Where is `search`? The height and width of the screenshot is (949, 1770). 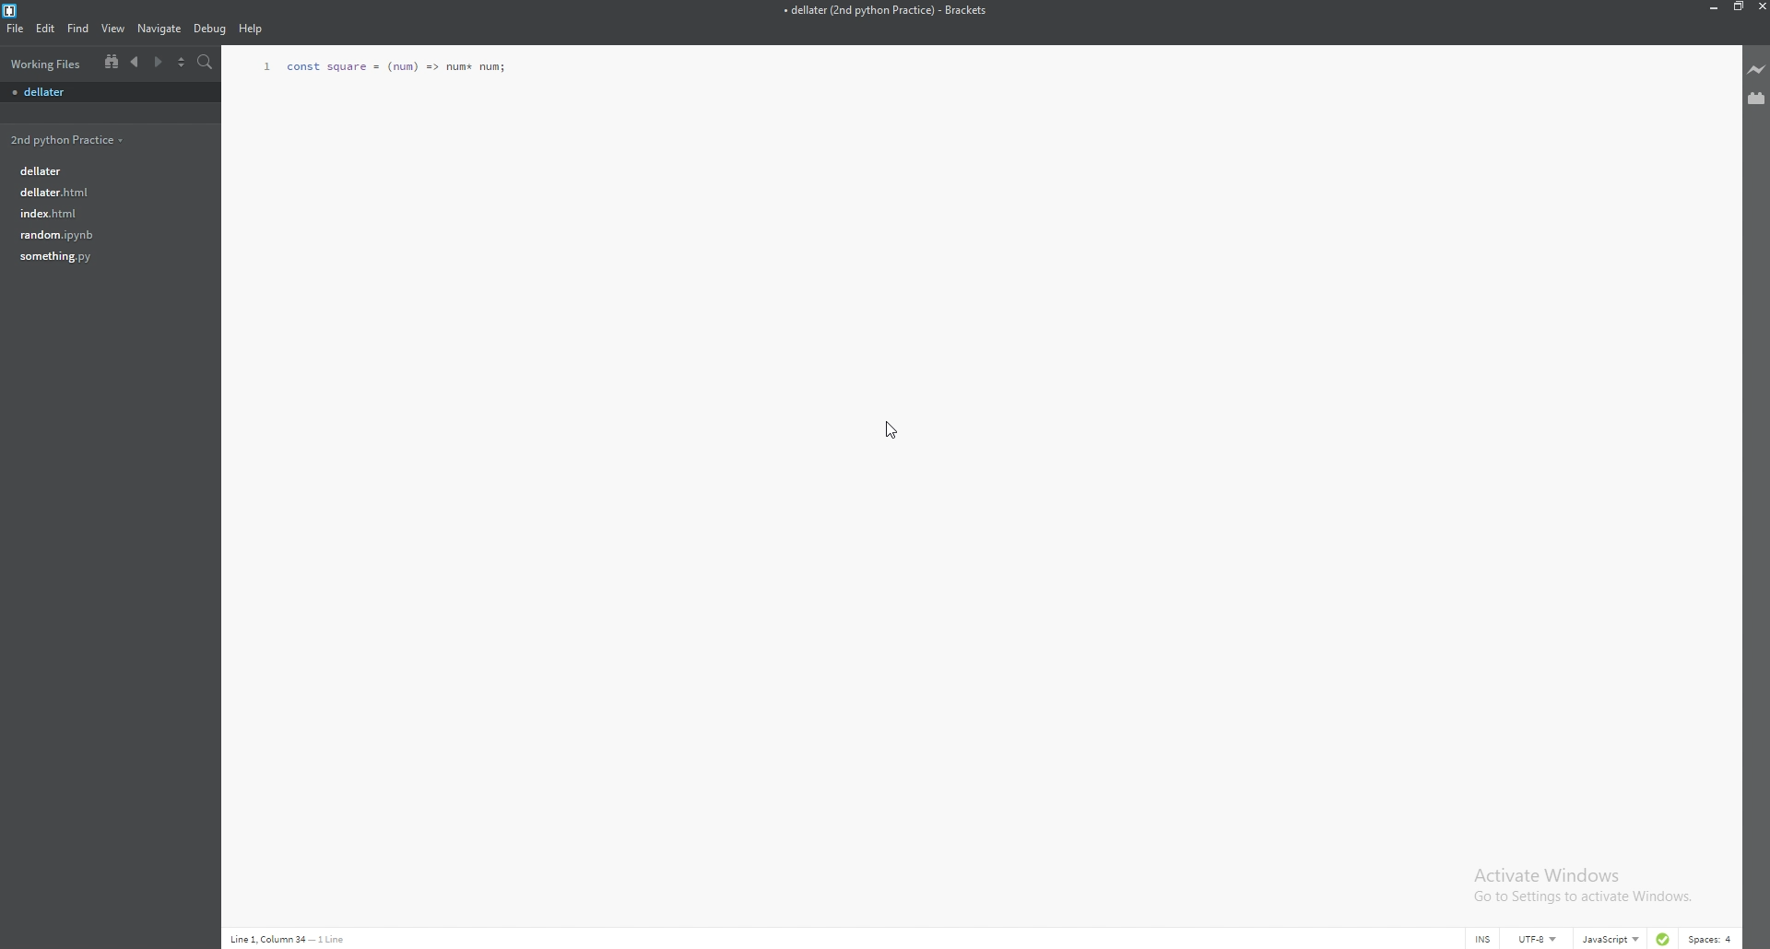
search is located at coordinates (205, 62).